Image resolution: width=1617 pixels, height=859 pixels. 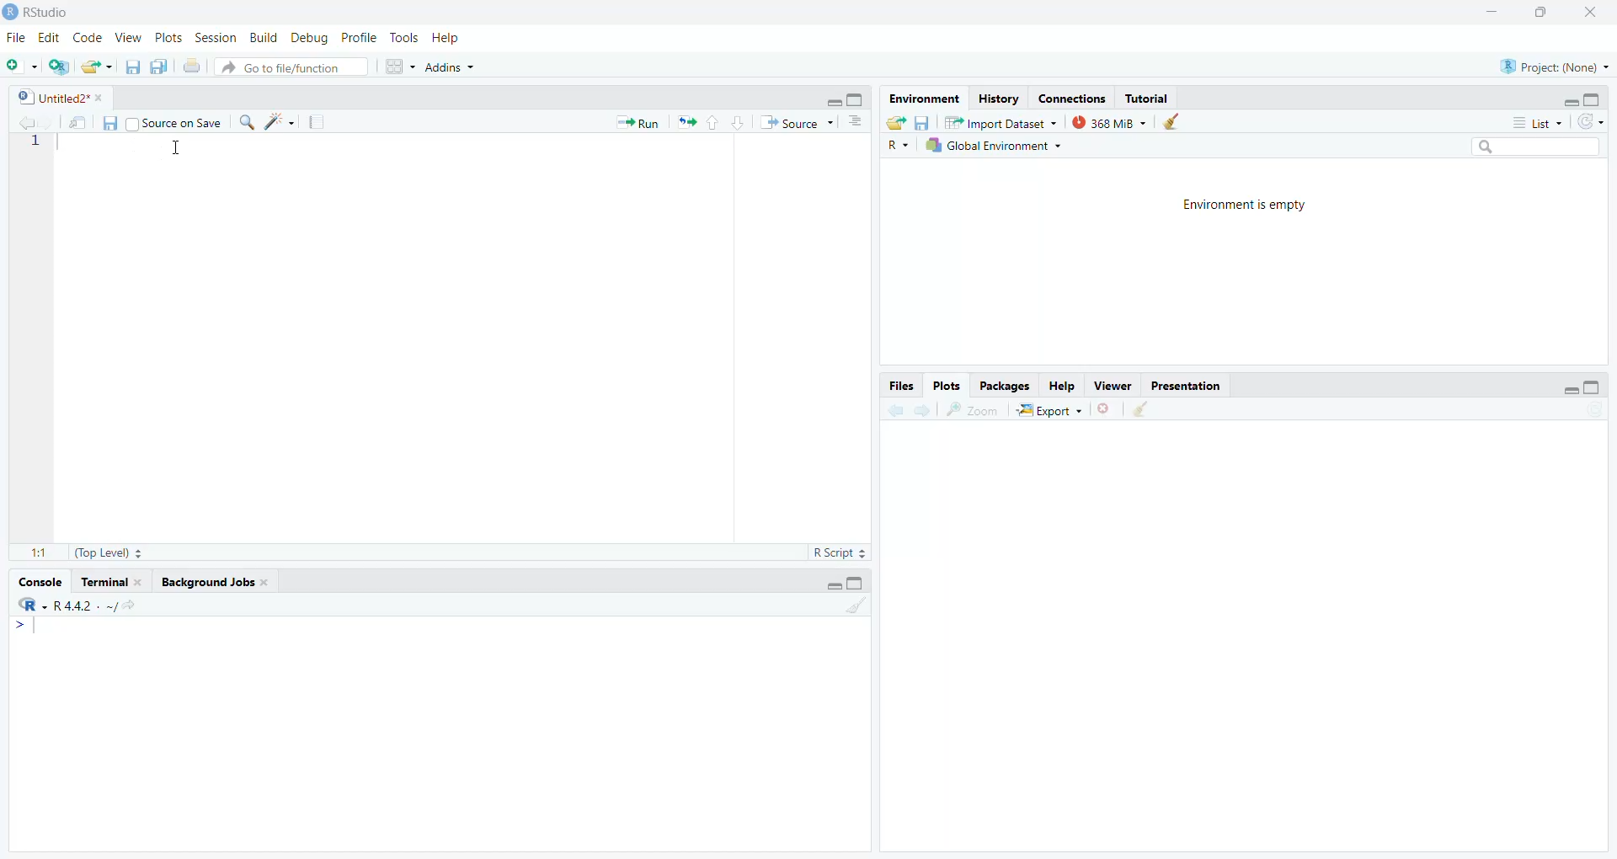 I want to click on close, so click(x=1598, y=12).